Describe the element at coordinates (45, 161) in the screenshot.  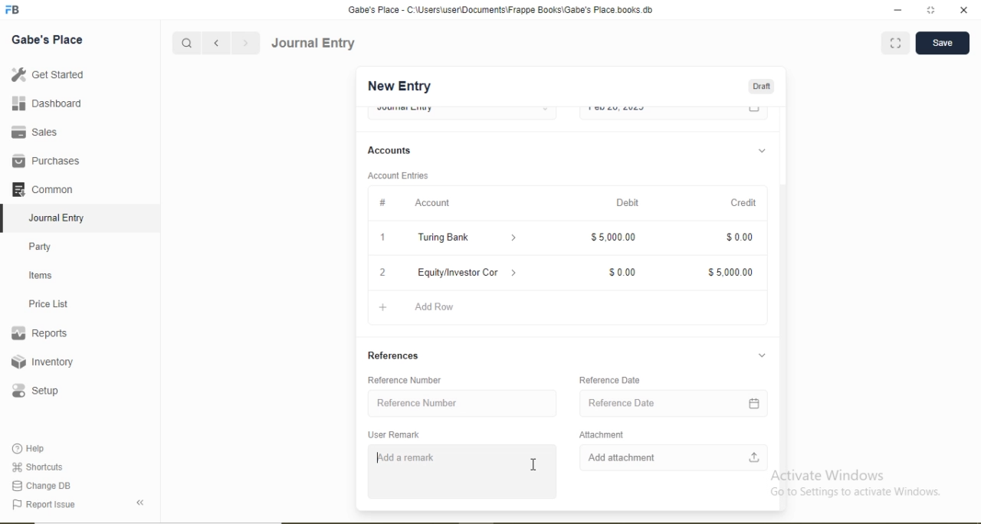
I see `Purchases` at that location.